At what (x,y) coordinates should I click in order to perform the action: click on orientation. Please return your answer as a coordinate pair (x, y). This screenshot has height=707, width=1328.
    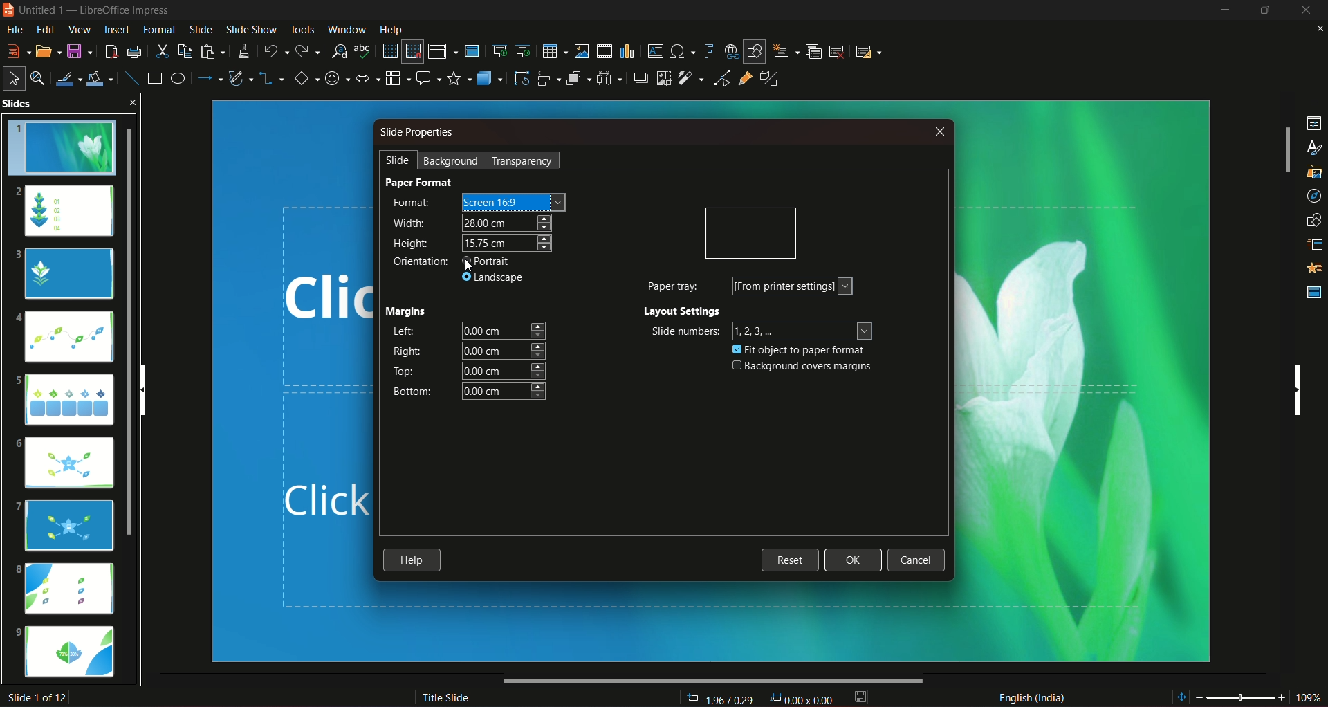
    Looking at the image, I should click on (419, 261).